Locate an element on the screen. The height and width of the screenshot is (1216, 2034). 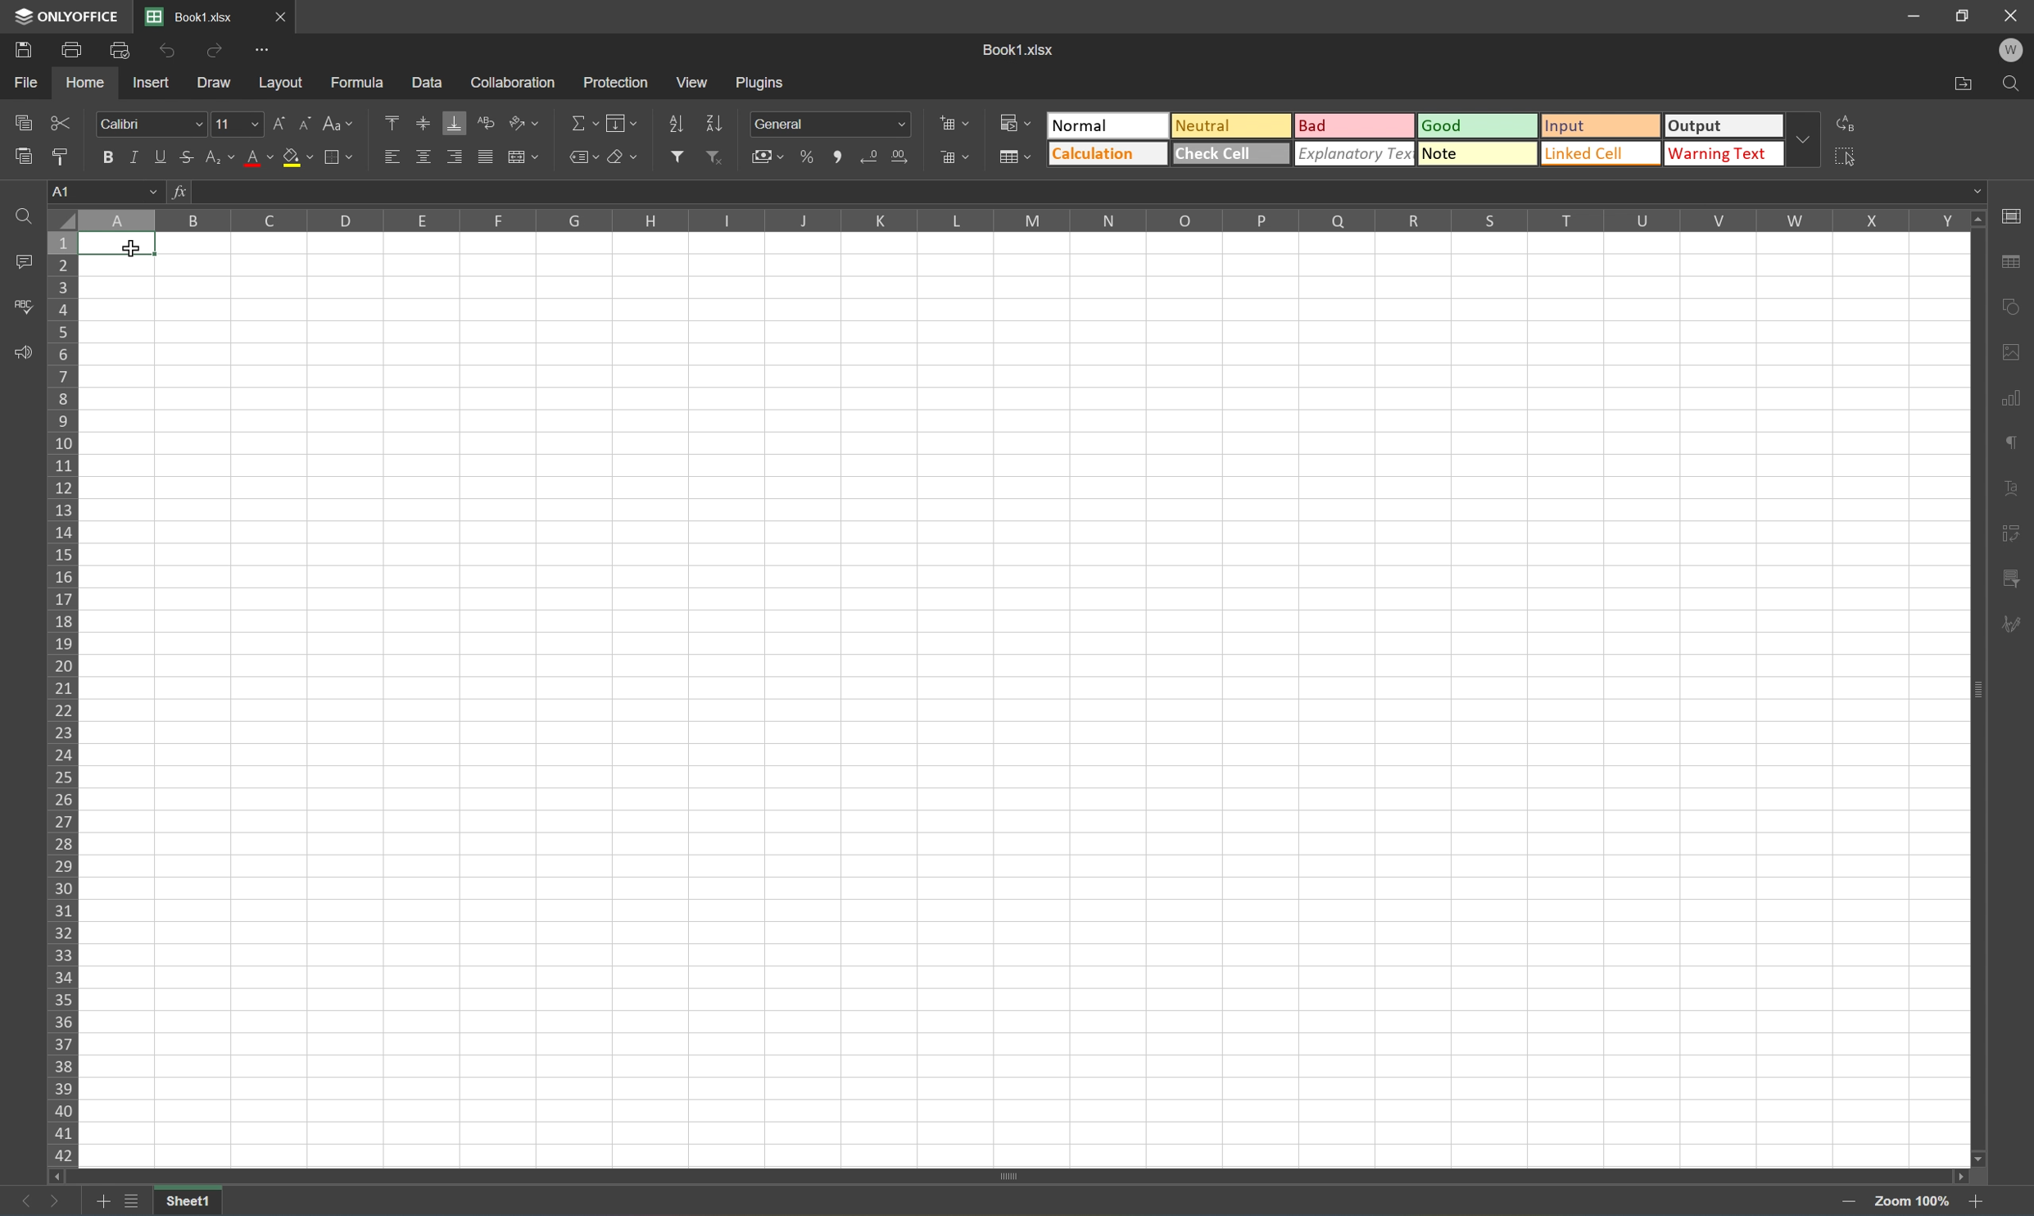
Insert is located at coordinates (151, 86).